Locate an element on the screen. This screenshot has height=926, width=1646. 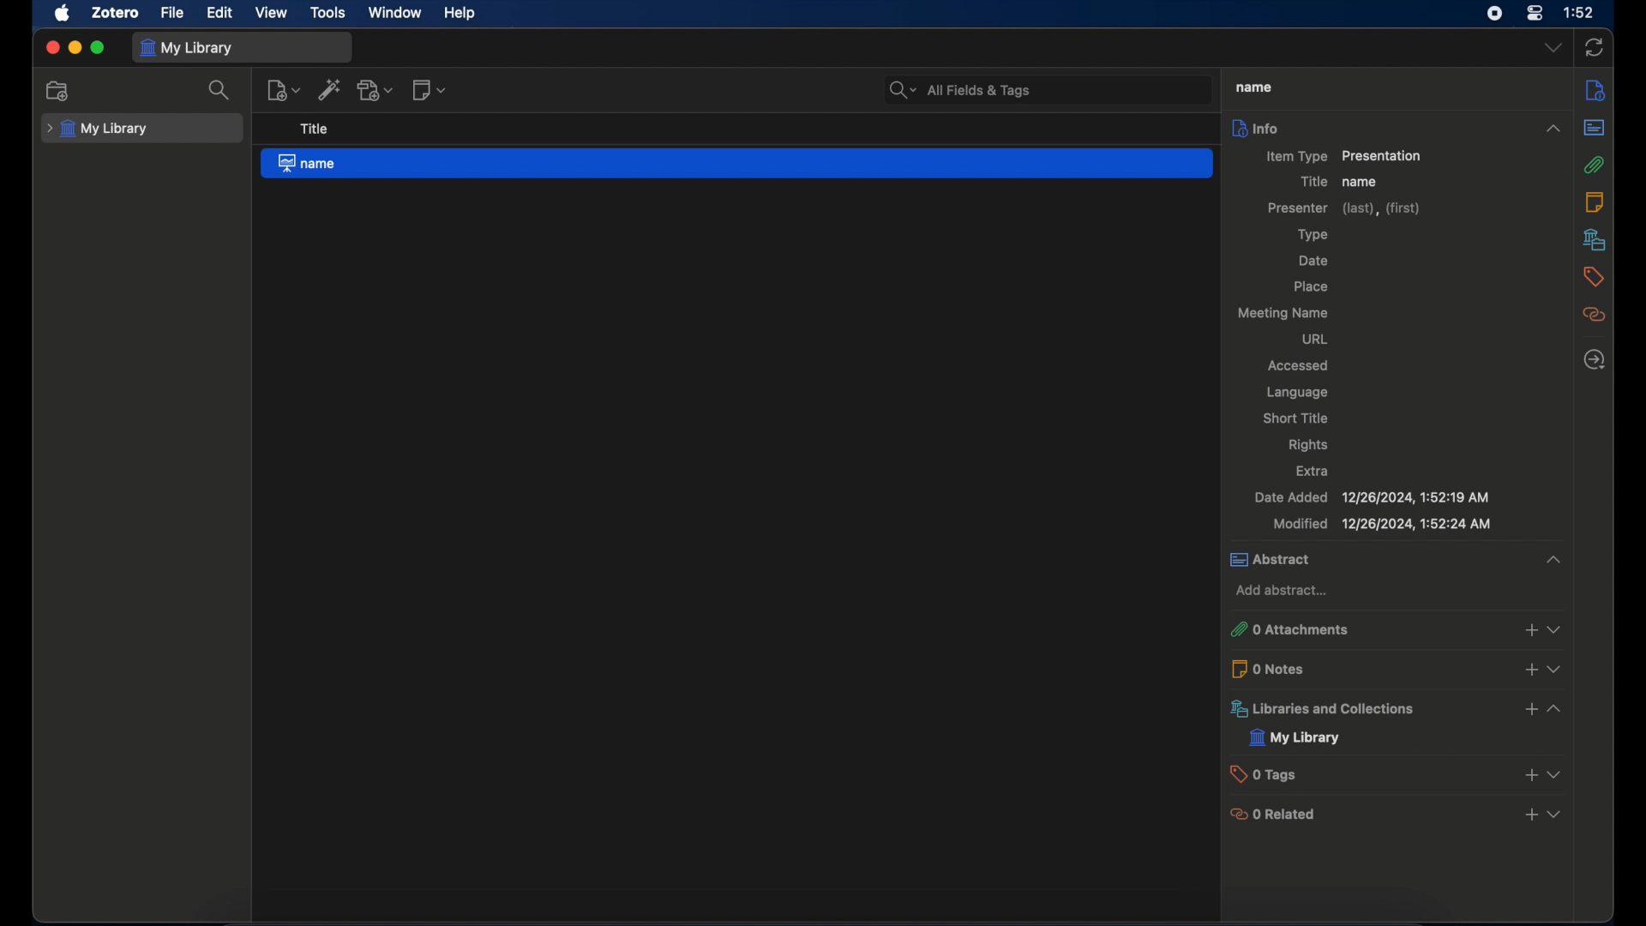
date is located at coordinates (1315, 261).